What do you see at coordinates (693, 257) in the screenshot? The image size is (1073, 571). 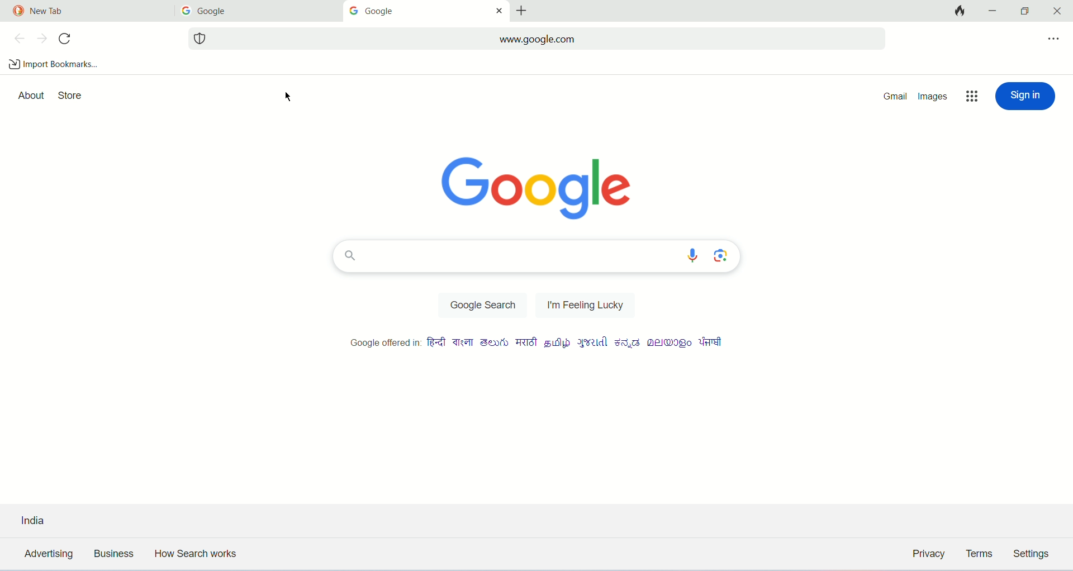 I see `search by voice` at bounding box center [693, 257].